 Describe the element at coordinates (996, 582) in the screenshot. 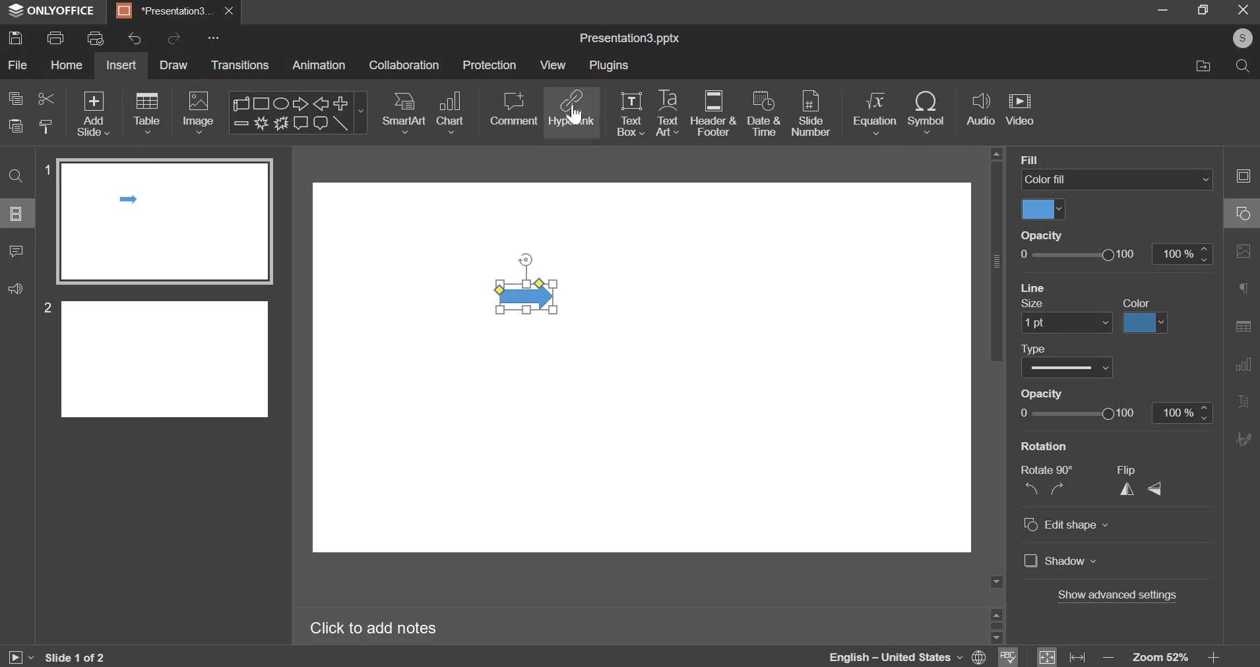

I see `Scroll down` at that location.